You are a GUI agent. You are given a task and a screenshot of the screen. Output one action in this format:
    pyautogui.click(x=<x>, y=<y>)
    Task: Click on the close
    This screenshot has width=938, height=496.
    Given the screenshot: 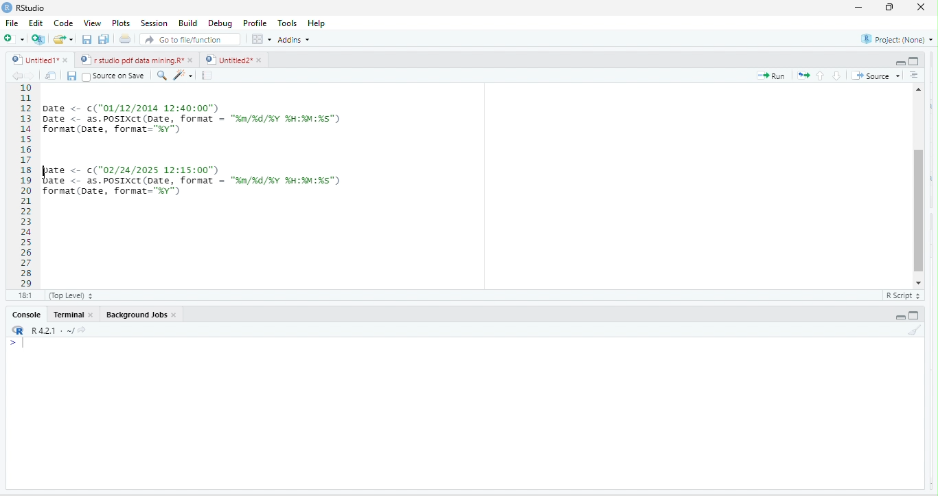 What is the action you would take?
    pyautogui.click(x=94, y=317)
    